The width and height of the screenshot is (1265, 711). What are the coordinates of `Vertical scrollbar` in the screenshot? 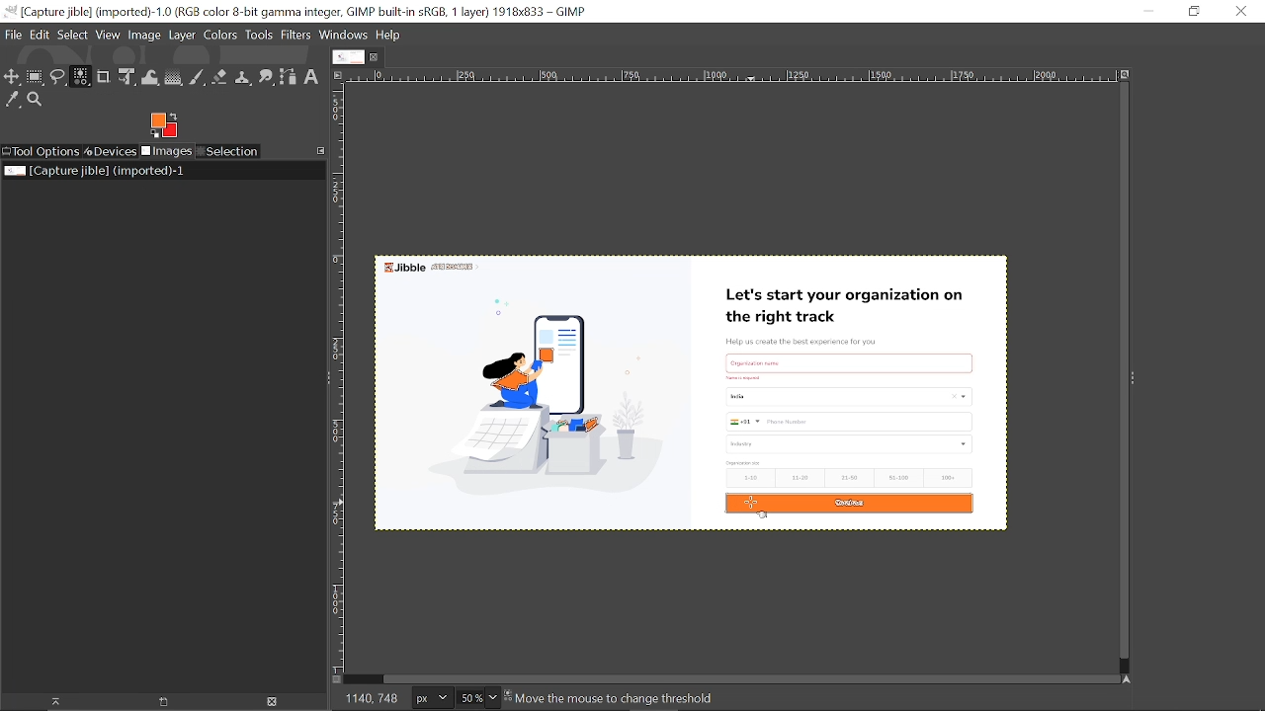 It's located at (1120, 372).